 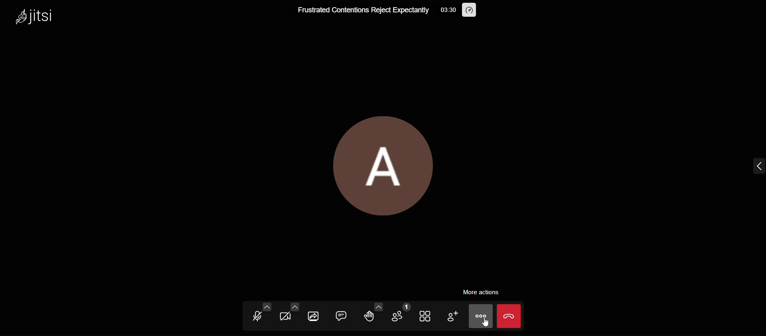 What do you see at coordinates (376, 302) in the screenshot?
I see `add more reactions` at bounding box center [376, 302].